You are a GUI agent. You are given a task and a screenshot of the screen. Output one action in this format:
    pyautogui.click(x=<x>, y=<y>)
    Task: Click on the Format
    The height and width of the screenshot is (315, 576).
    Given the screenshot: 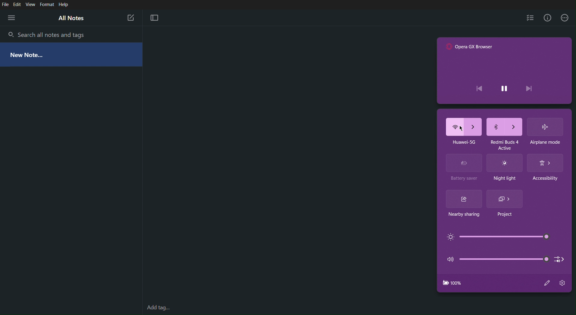 What is the action you would take?
    pyautogui.click(x=46, y=5)
    